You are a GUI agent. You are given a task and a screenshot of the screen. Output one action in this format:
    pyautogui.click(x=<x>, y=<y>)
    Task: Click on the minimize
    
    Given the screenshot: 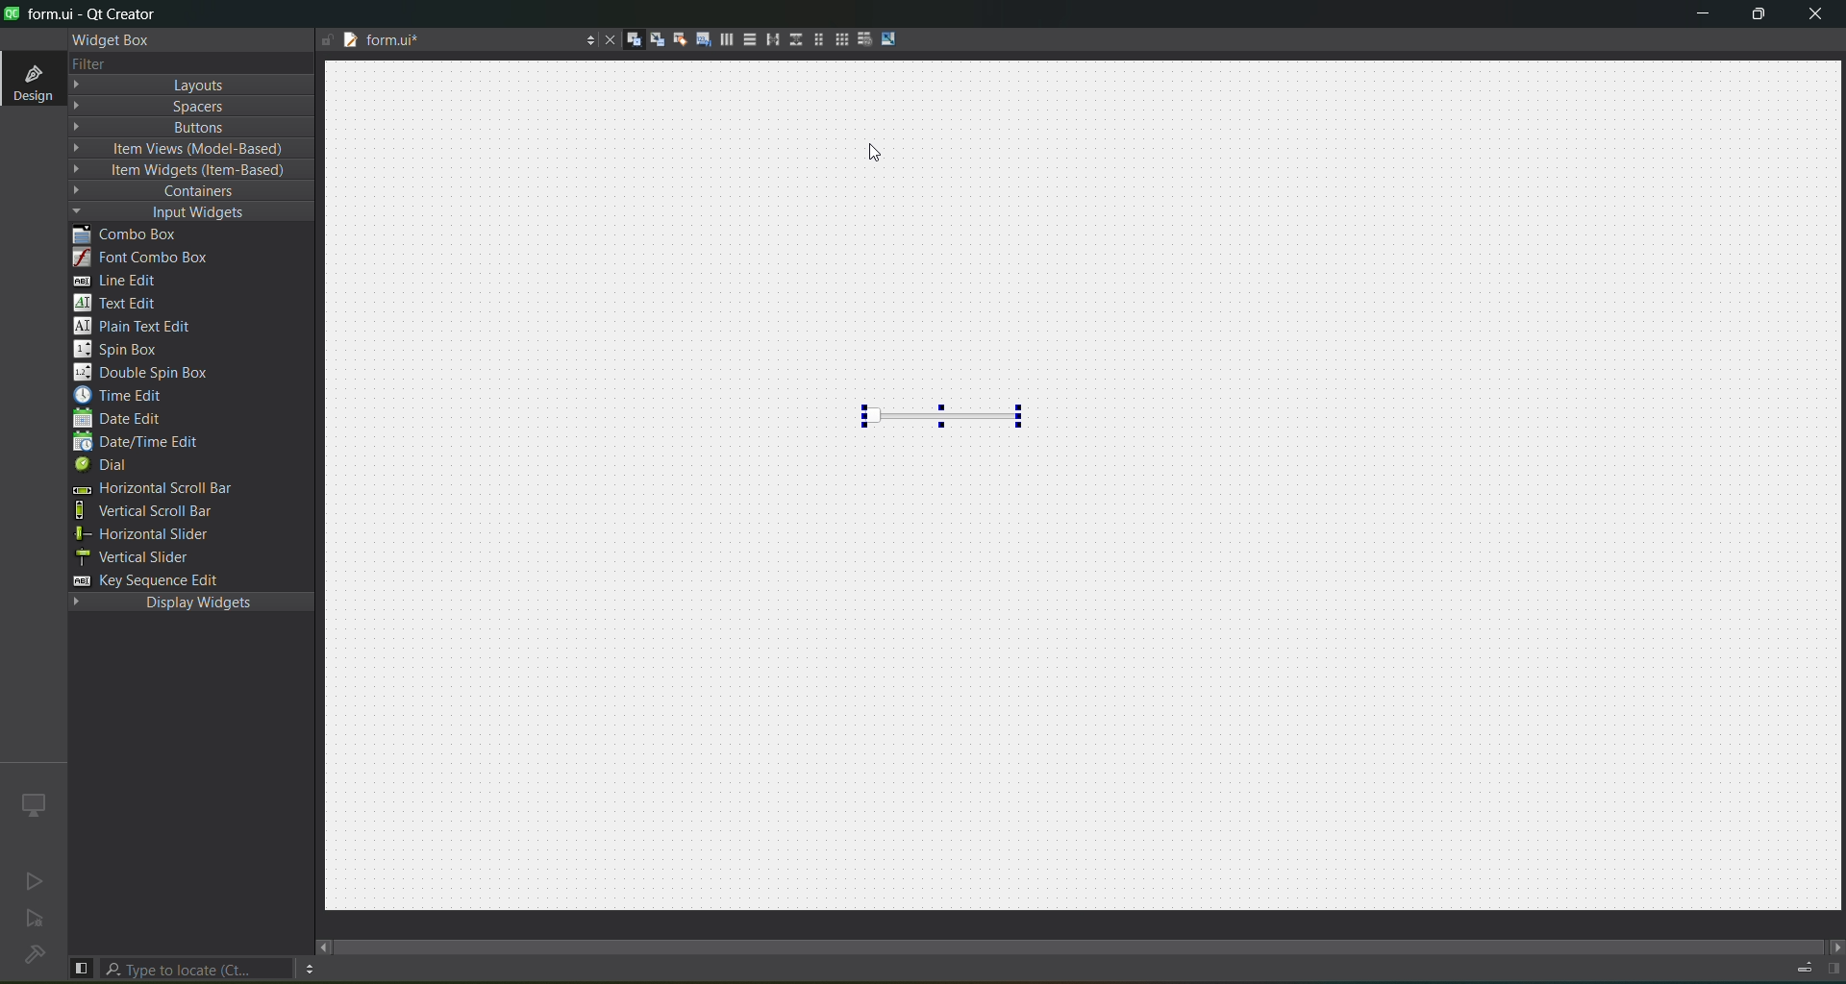 What is the action you would take?
    pyautogui.click(x=1695, y=17)
    